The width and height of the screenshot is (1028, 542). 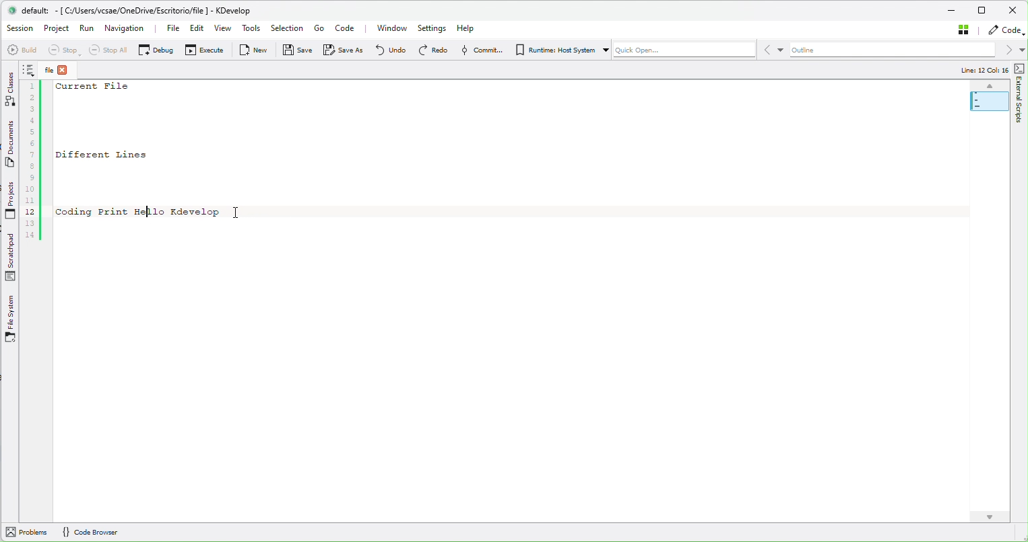 What do you see at coordinates (193, 28) in the screenshot?
I see `Edit` at bounding box center [193, 28].